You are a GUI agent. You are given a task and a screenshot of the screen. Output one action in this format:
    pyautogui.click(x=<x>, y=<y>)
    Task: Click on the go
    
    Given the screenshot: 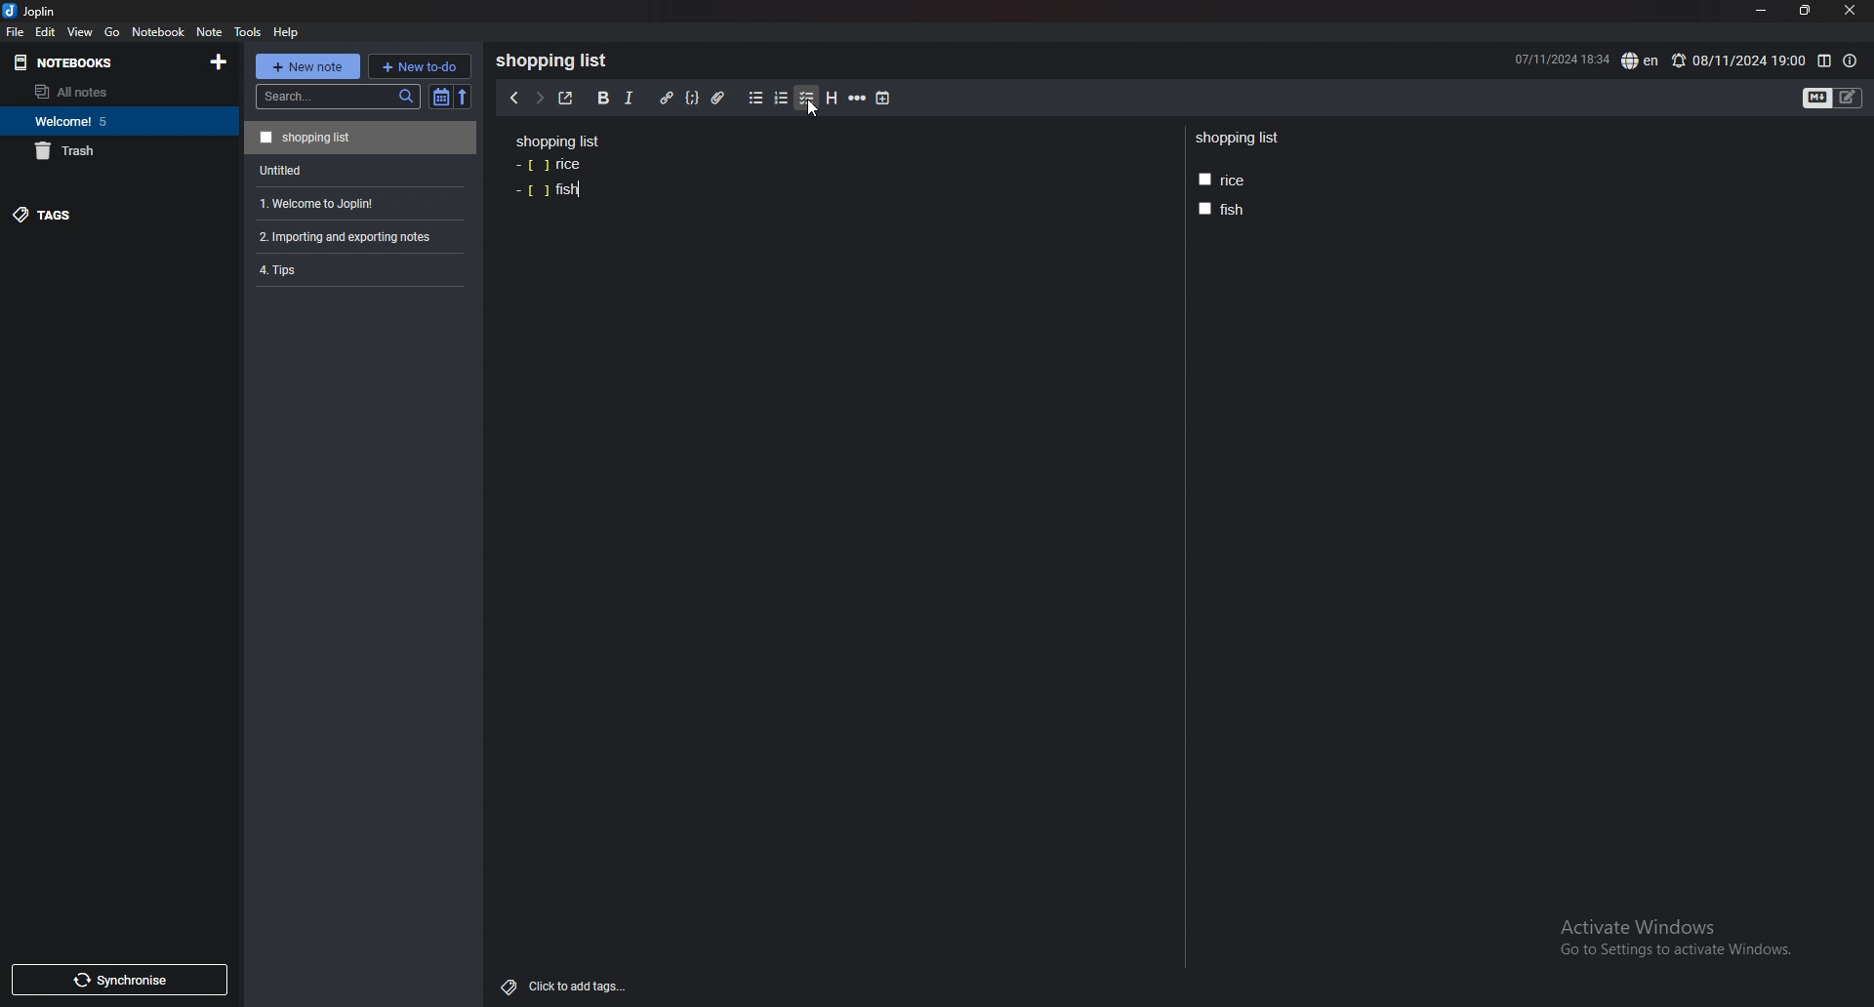 What is the action you would take?
    pyautogui.click(x=113, y=33)
    